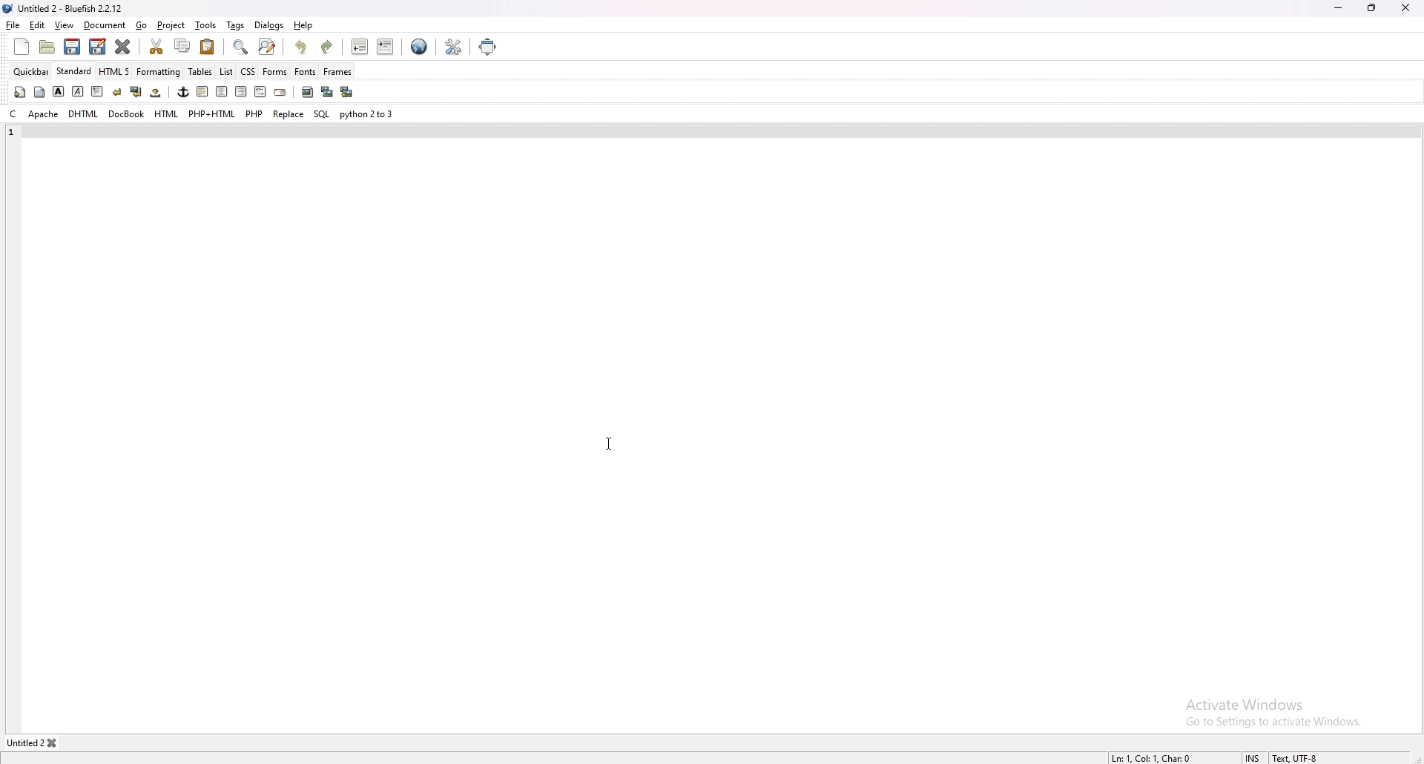 This screenshot has width=1424, height=764. I want to click on tab, so click(24, 743).